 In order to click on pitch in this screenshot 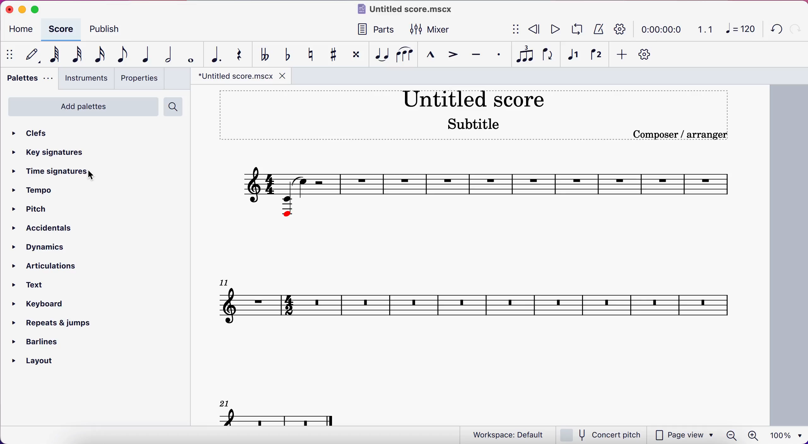, I will do `click(33, 209)`.